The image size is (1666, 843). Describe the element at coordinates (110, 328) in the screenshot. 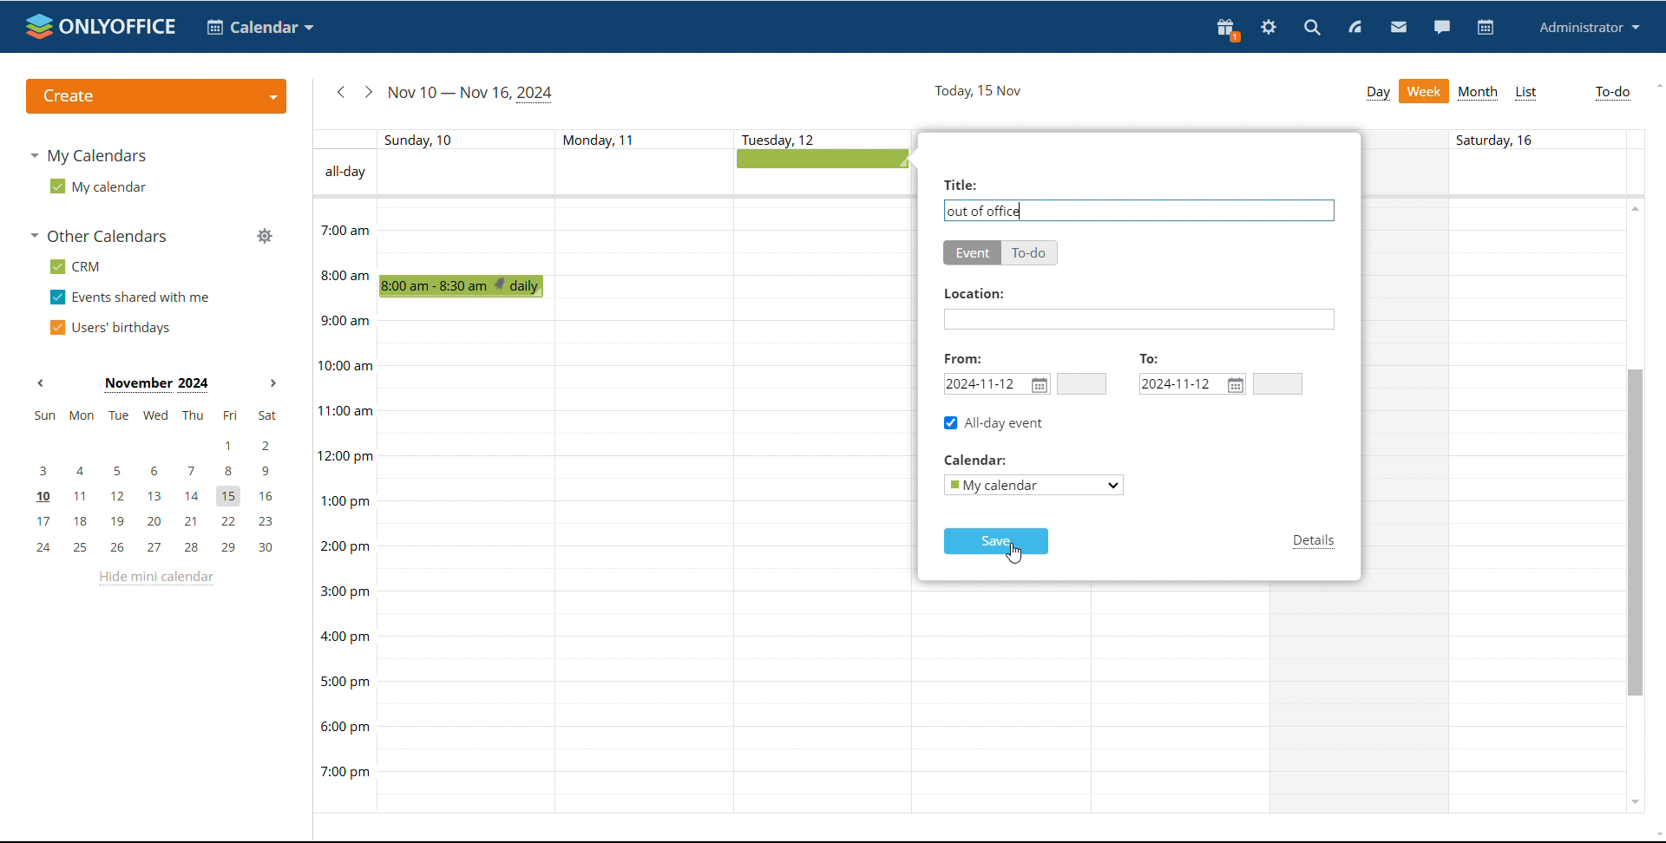

I see `users' birthdays` at that location.